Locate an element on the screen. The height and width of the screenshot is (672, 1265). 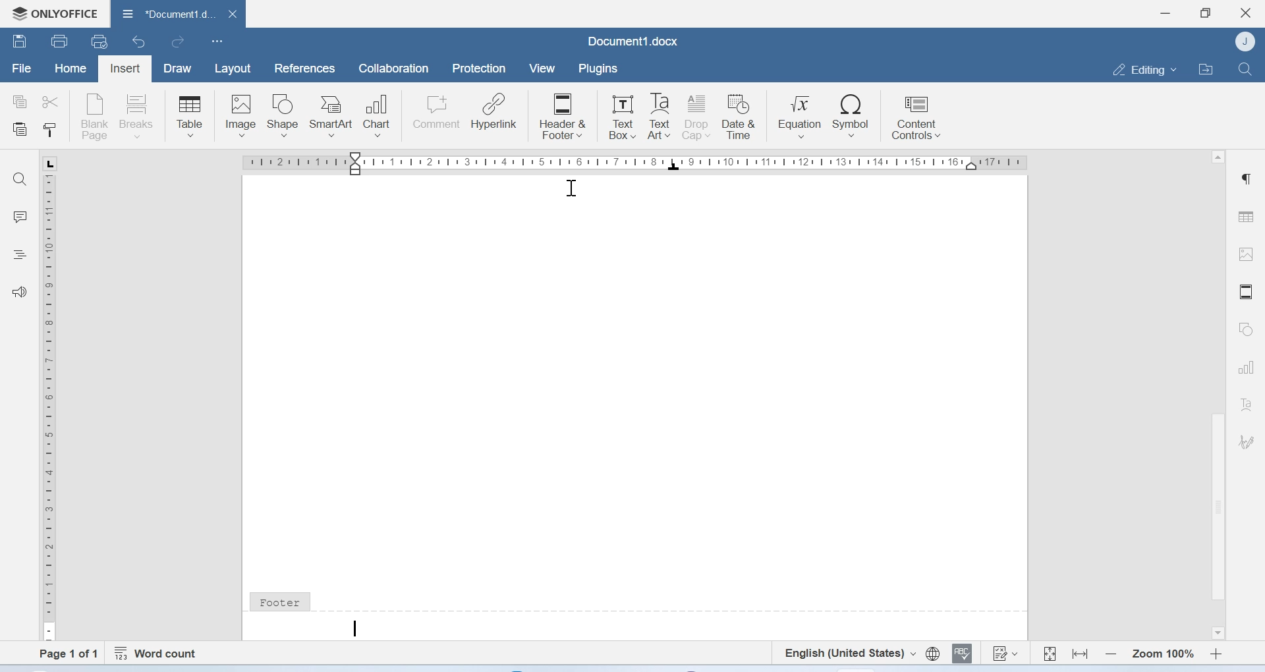
Copy style is located at coordinates (49, 131).